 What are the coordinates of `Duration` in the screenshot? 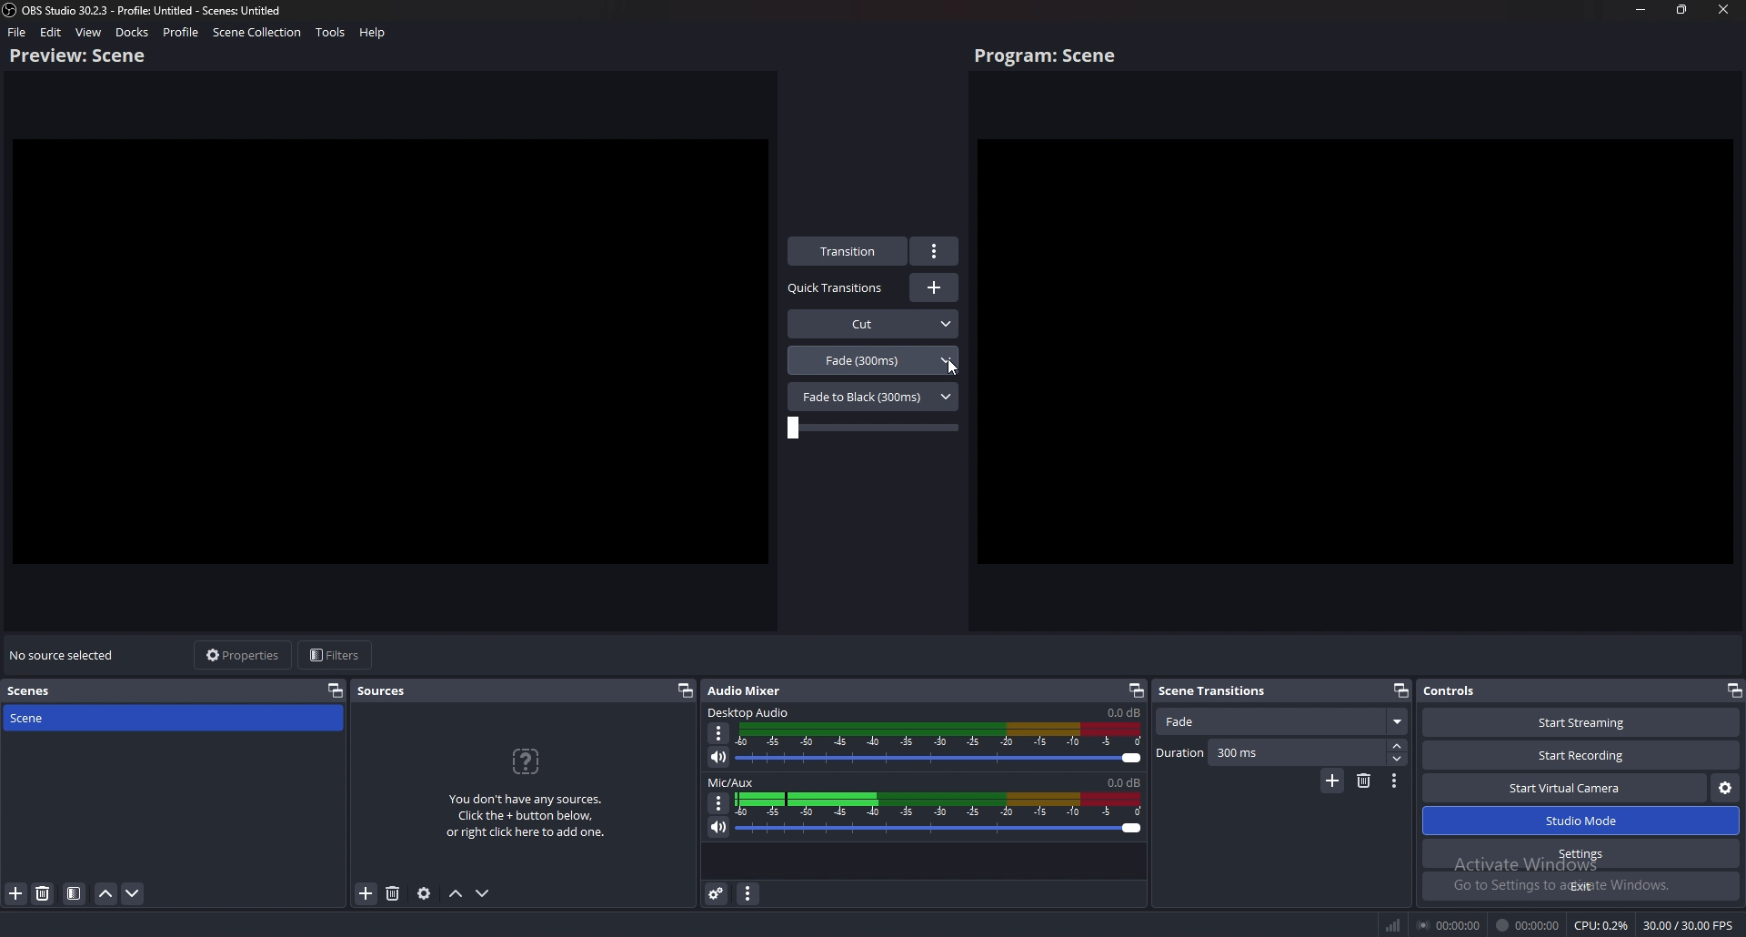 It's located at (1281, 753).